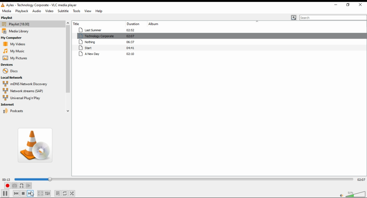  What do you see at coordinates (9, 105) in the screenshot?
I see `internet` at bounding box center [9, 105].